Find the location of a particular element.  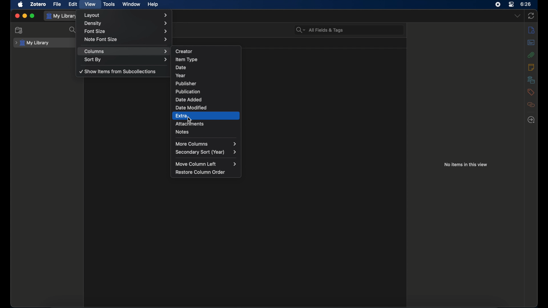

restore  column order is located at coordinates (202, 172).